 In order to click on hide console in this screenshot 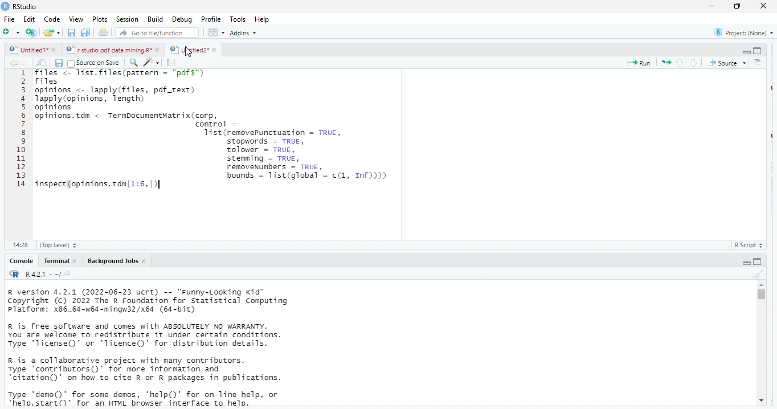, I will do `click(758, 51)`.